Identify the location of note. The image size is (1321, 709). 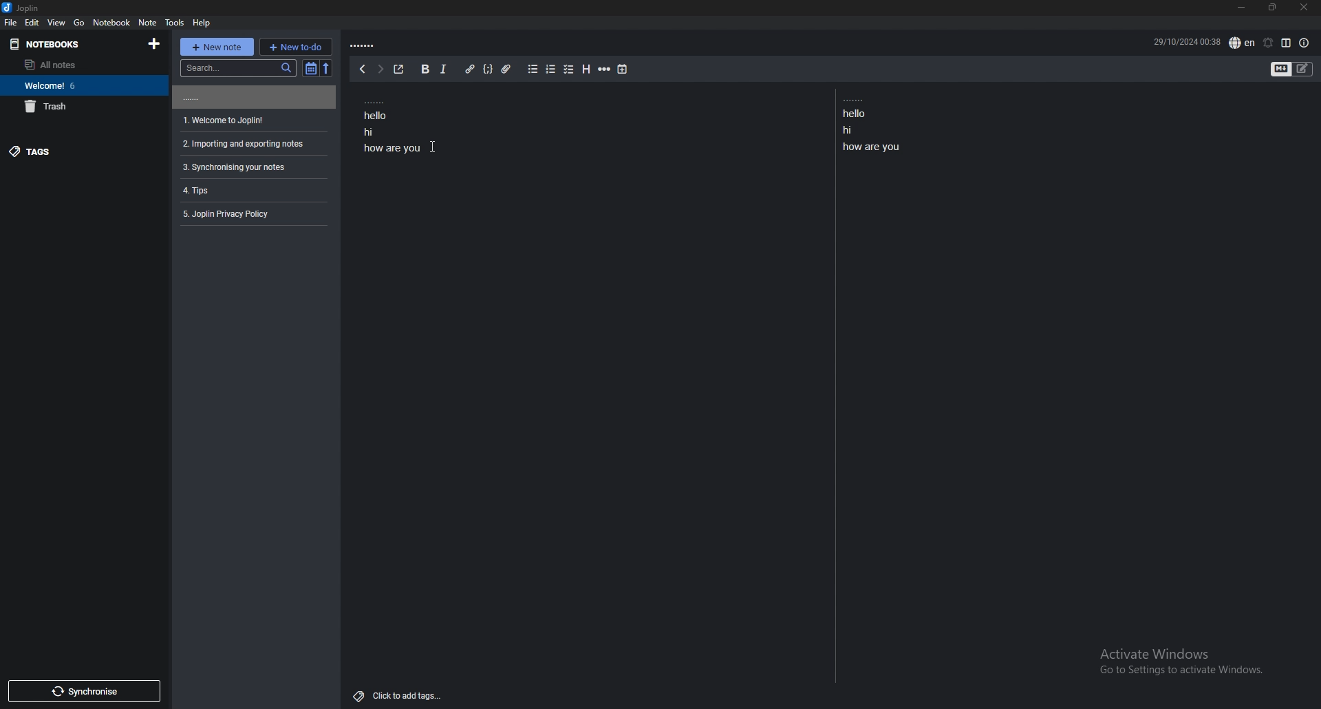
(252, 167).